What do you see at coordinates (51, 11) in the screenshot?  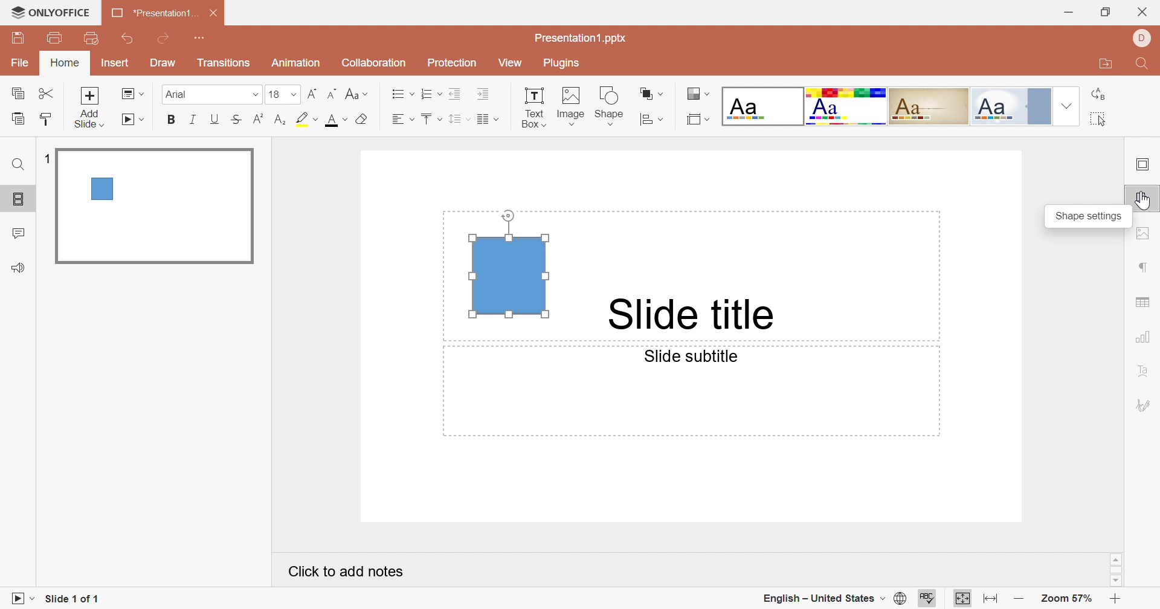 I see `ONLYOFFICE` at bounding box center [51, 11].